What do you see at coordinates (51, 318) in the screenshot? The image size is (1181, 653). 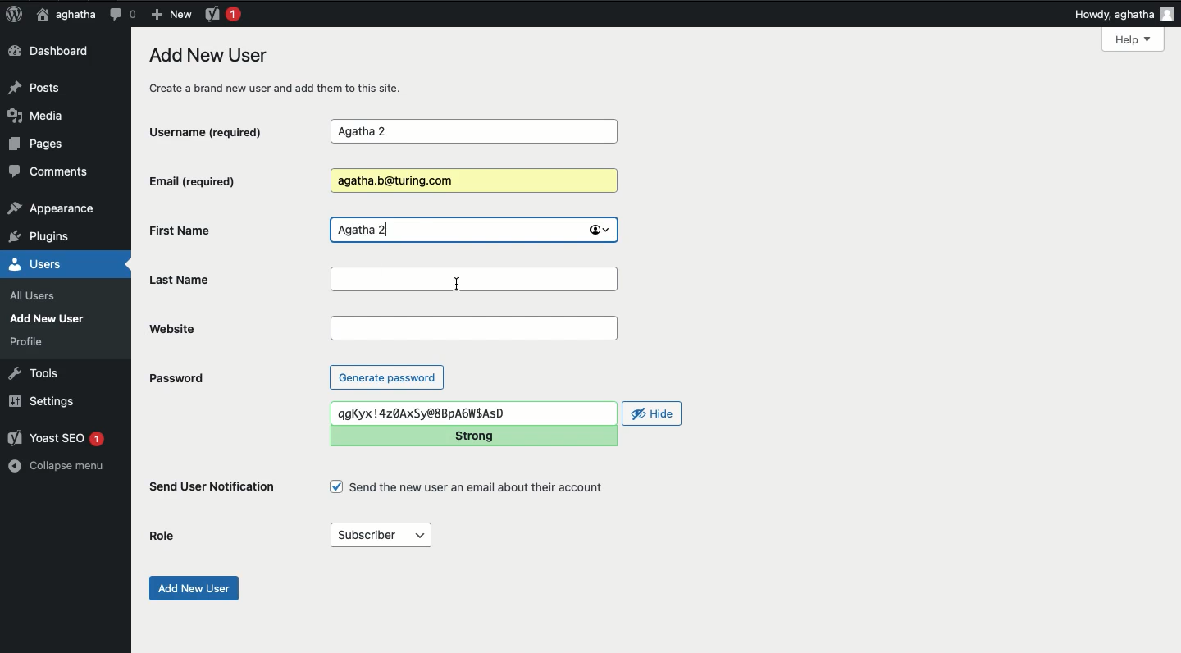 I see `Add New User` at bounding box center [51, 318].